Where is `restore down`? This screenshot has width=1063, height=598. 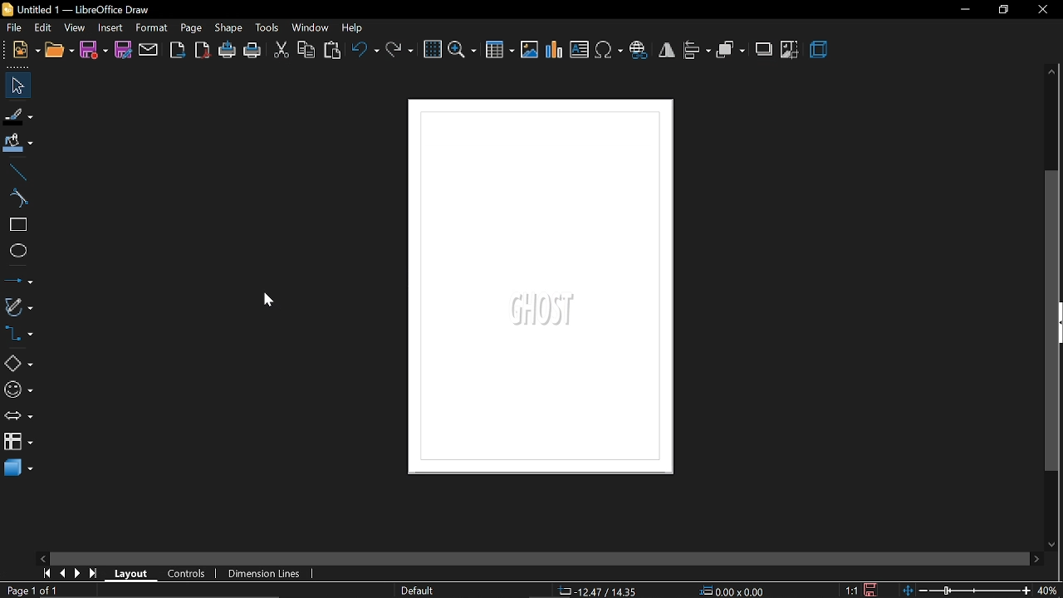 restore down is located at coordinates (1002, 10).